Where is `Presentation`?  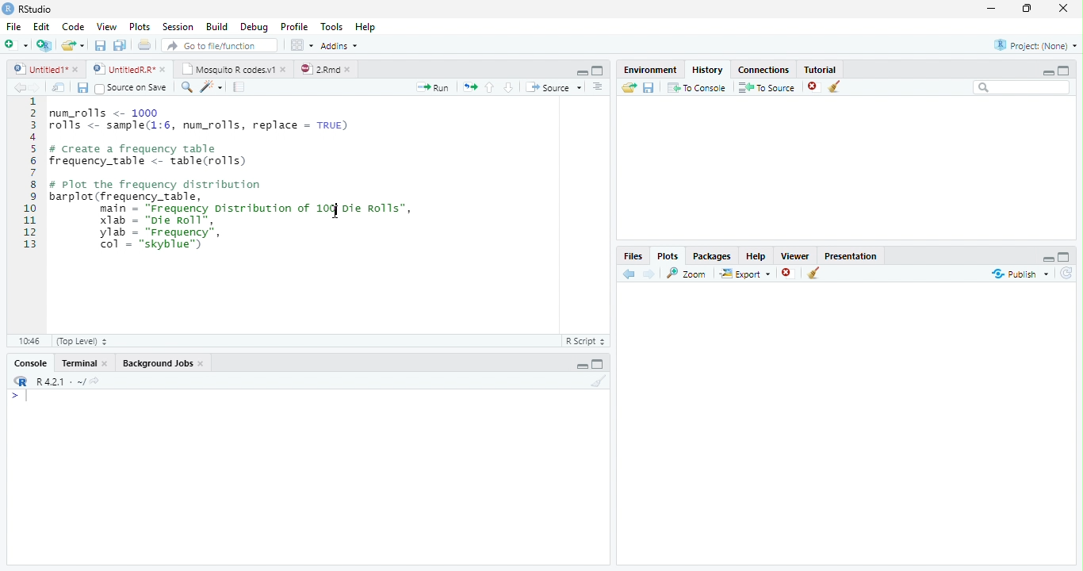
Presentation is located at coordinates (851, 255).